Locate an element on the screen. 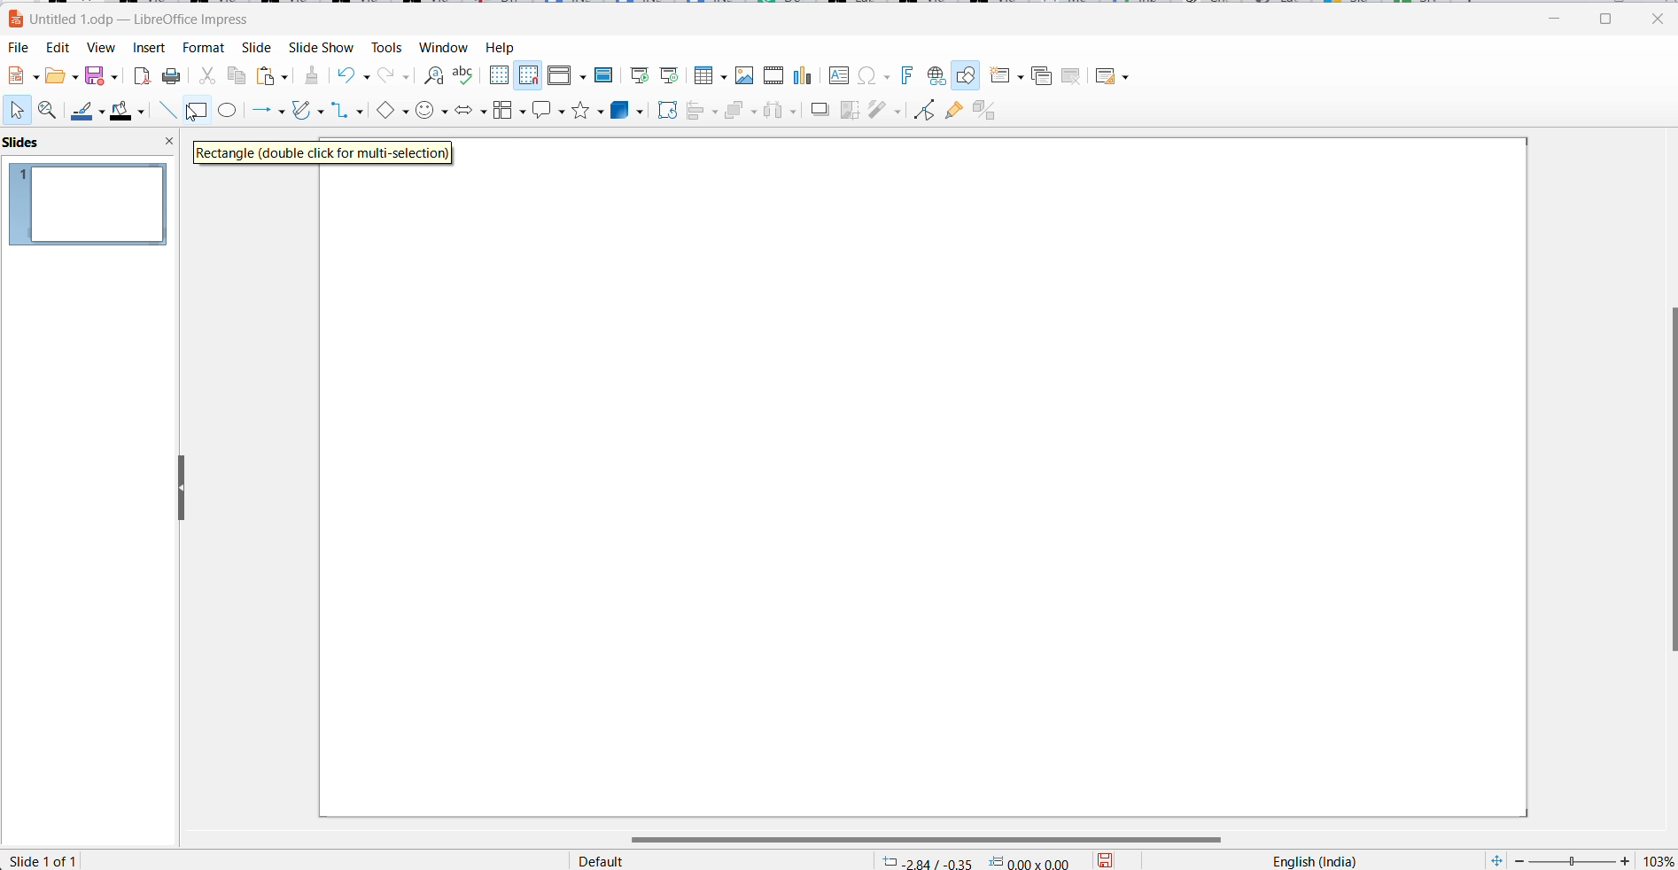  Duplicate slide is located at coordinates (1042, 76).